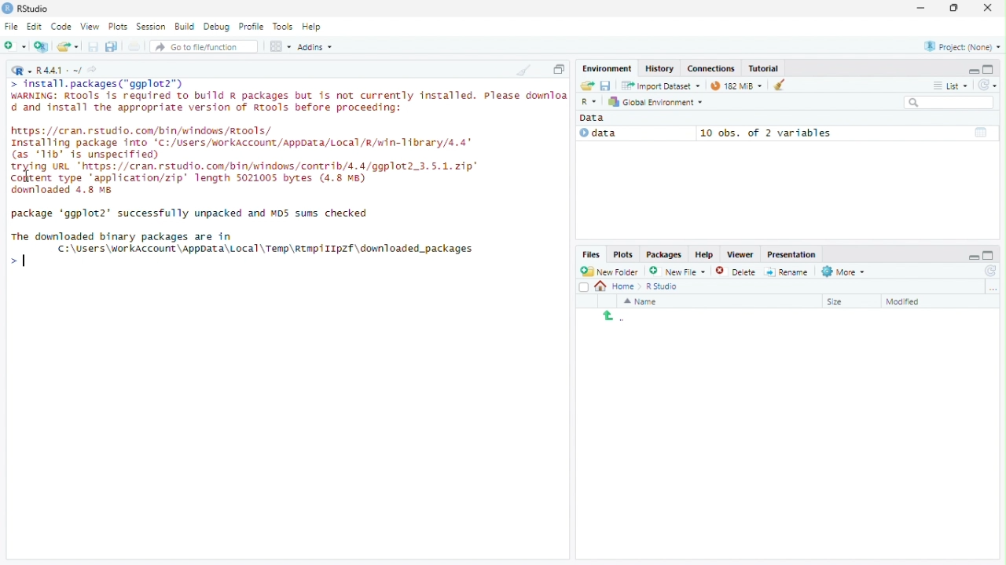 The width and height of the screenshot is (1006, 565). What do you see at coordinates (523, 70) in the screenshot?
I see `Clear console` at bounding box center [523, 70].